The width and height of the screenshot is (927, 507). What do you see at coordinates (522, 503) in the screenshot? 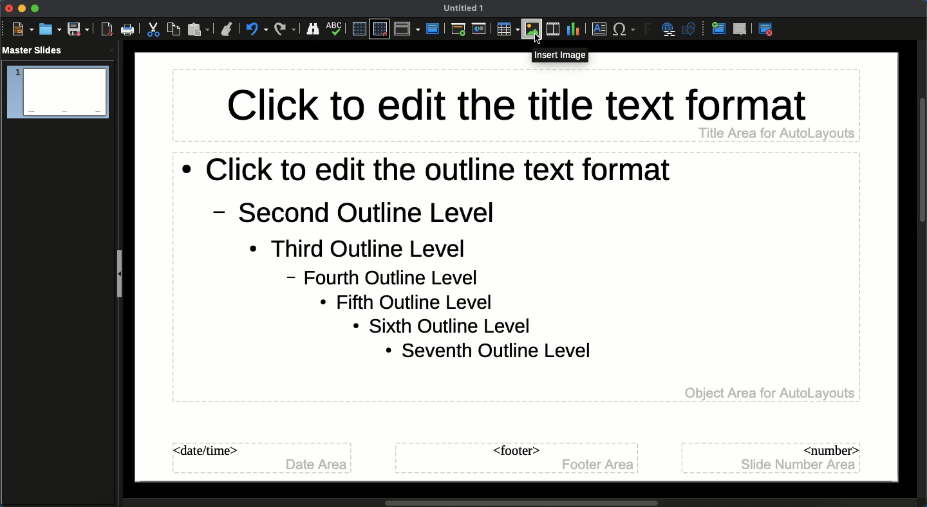
I see `Scroll bar` at bounding box center [522, 503].